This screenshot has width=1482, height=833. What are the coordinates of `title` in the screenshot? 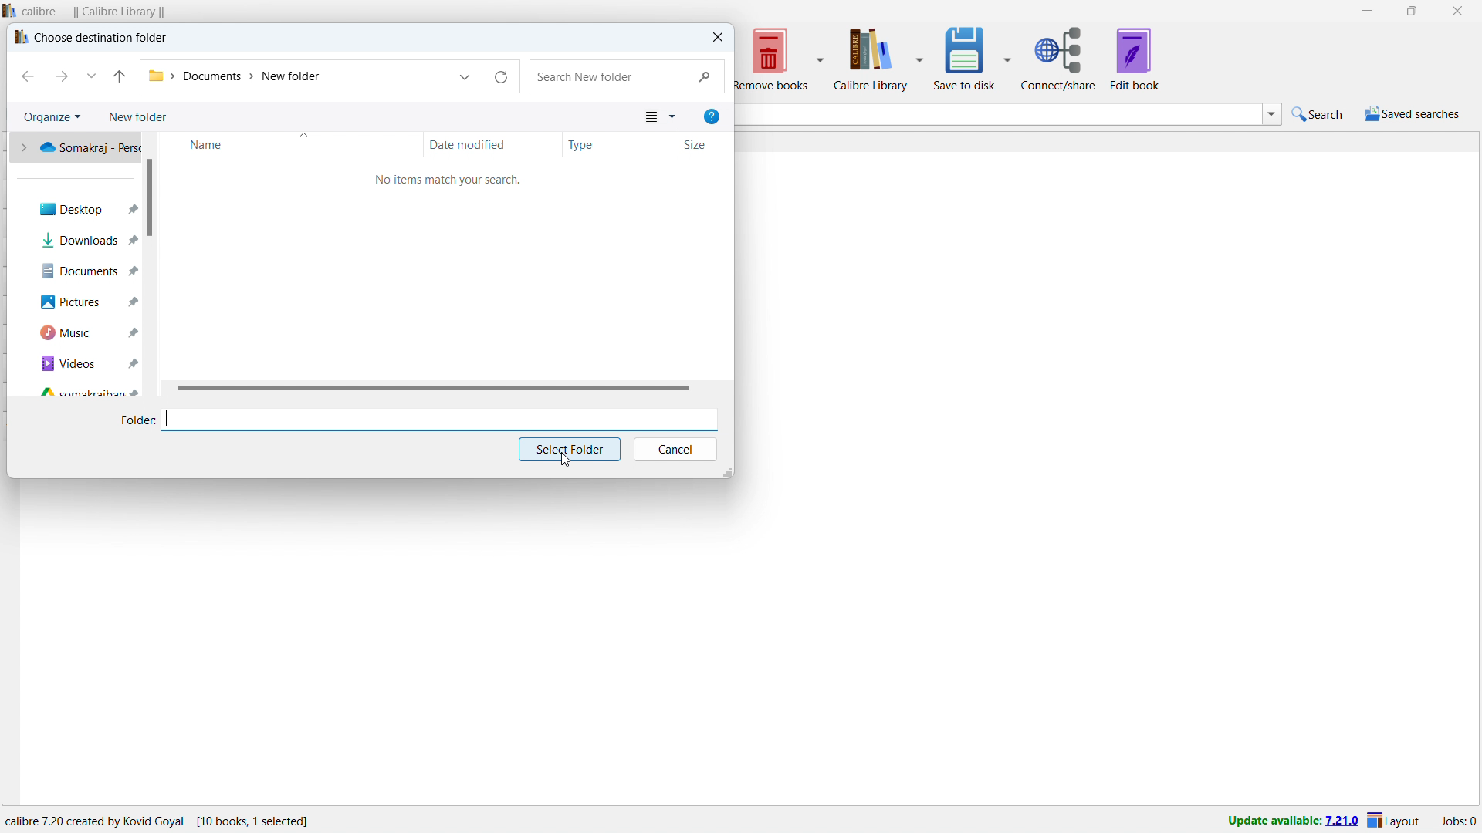 It's located at (94, 12).